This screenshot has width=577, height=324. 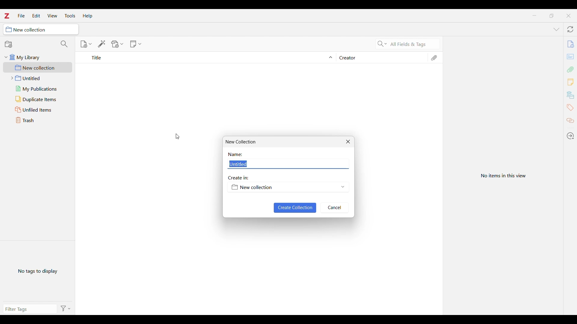 I want to click on Selected search criteria, so click(x=414, y=44).